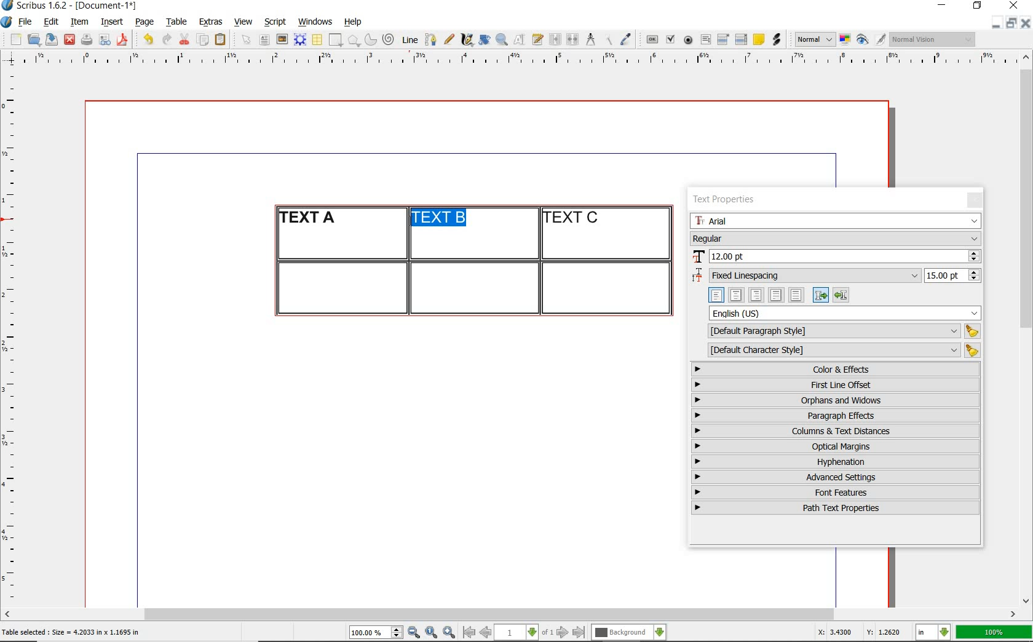 This screenshot has width=1033, height=642. Describe the element at coordinates (836, 257) in the screenshot. I see `font size` at that location.